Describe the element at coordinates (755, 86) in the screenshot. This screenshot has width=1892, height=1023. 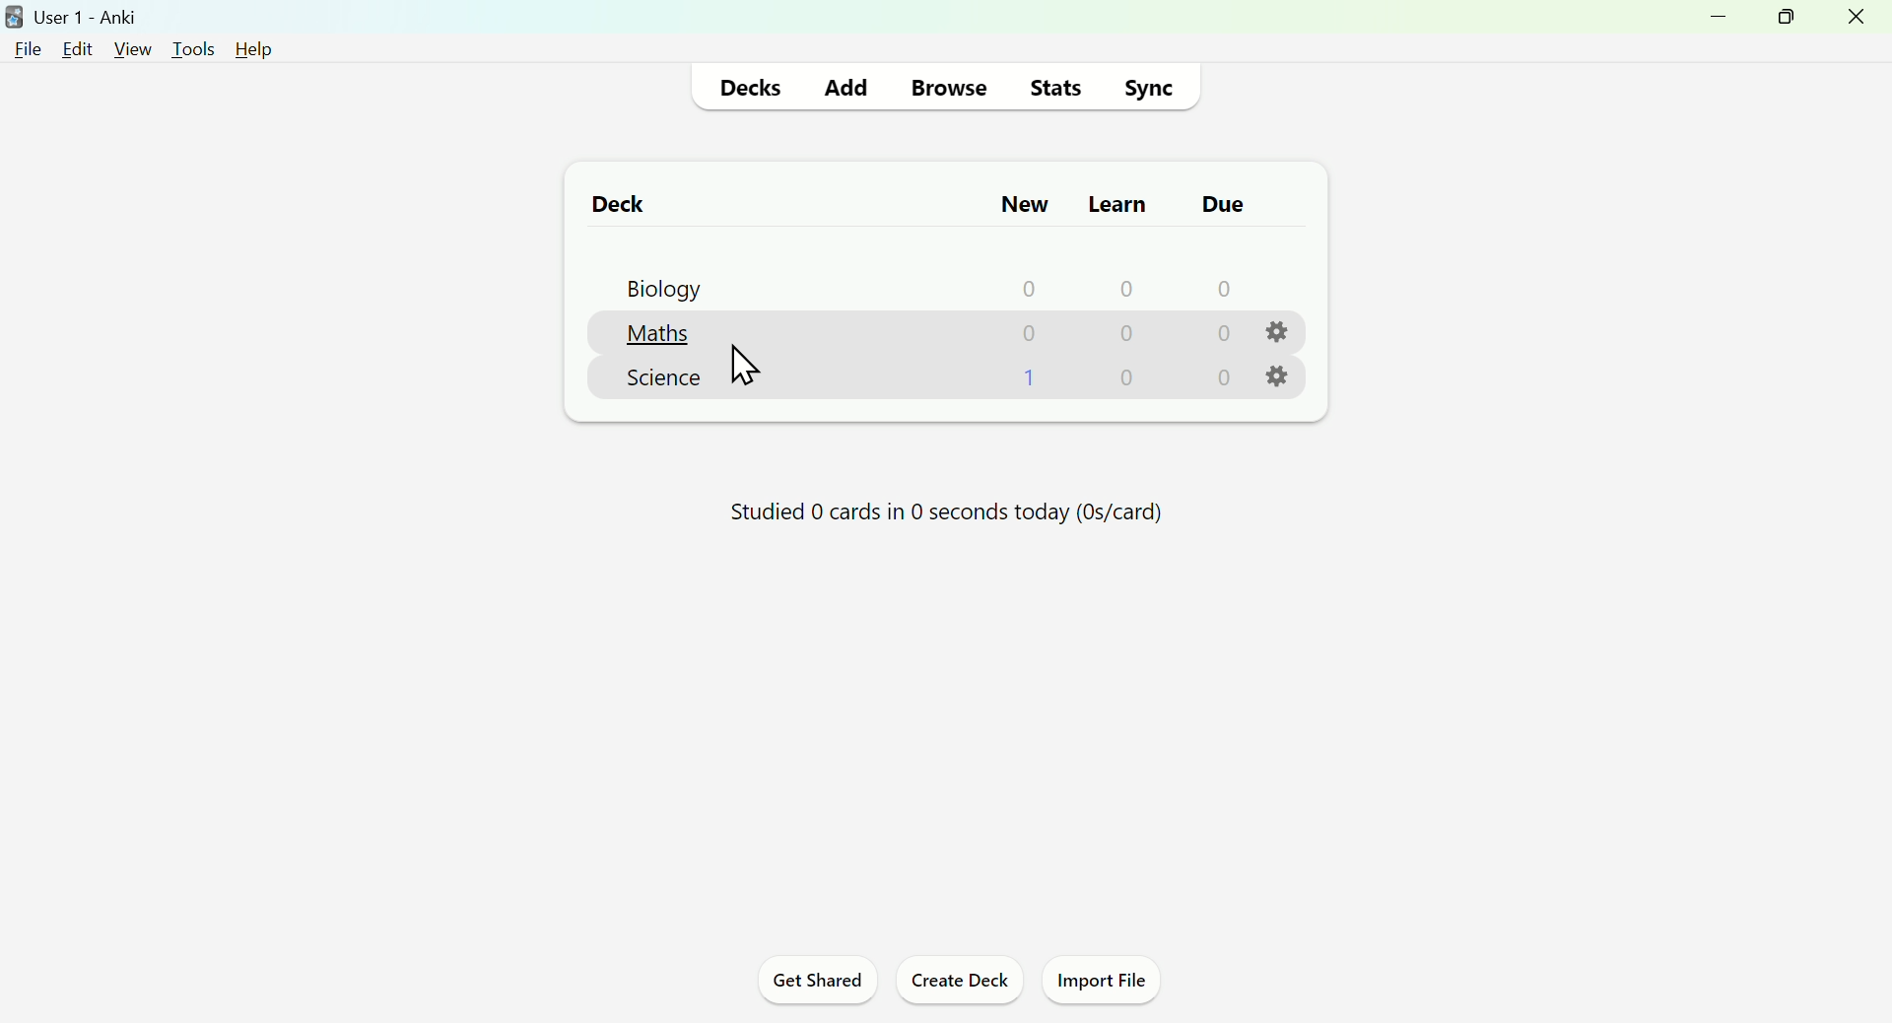
I see `Decks` at that location.